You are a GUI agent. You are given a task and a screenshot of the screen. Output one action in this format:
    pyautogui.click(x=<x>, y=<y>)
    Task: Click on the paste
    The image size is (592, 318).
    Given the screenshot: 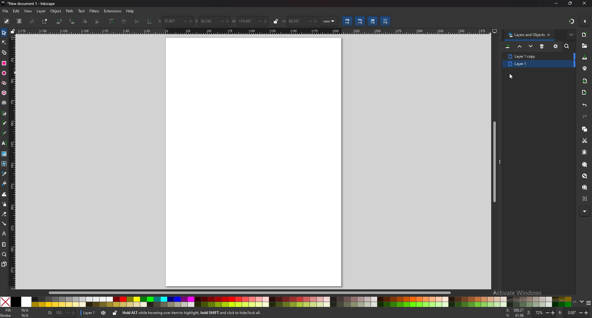 What is the action you would take?
    pyautogui.click(x=585, y=152)
    